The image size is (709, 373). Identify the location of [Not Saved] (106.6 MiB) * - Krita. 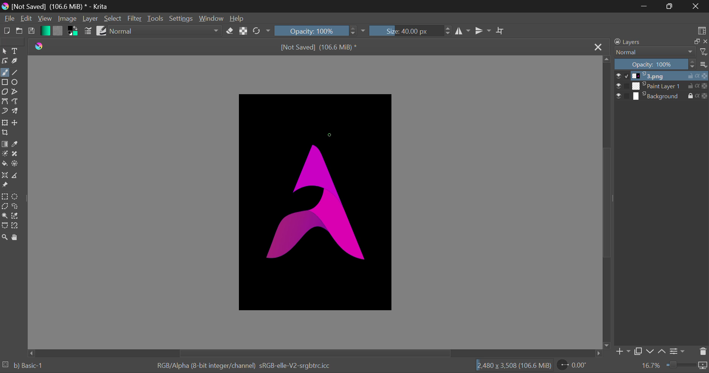
(67, 5).